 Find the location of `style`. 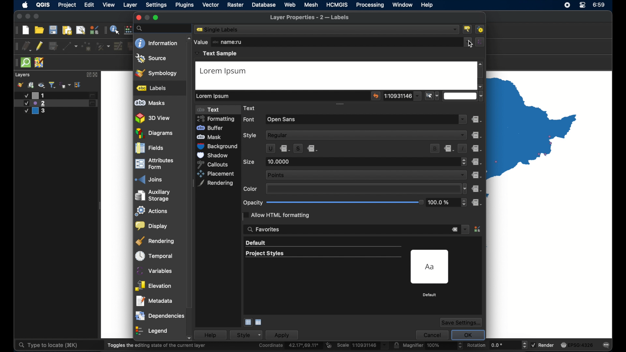

style is located at coordinates (251, 136).